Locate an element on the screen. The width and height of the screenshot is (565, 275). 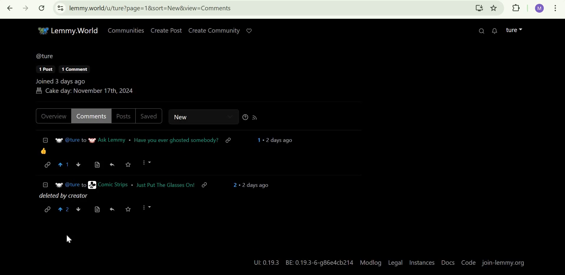
joined 3 days ago is located at coordinates (59, 81).